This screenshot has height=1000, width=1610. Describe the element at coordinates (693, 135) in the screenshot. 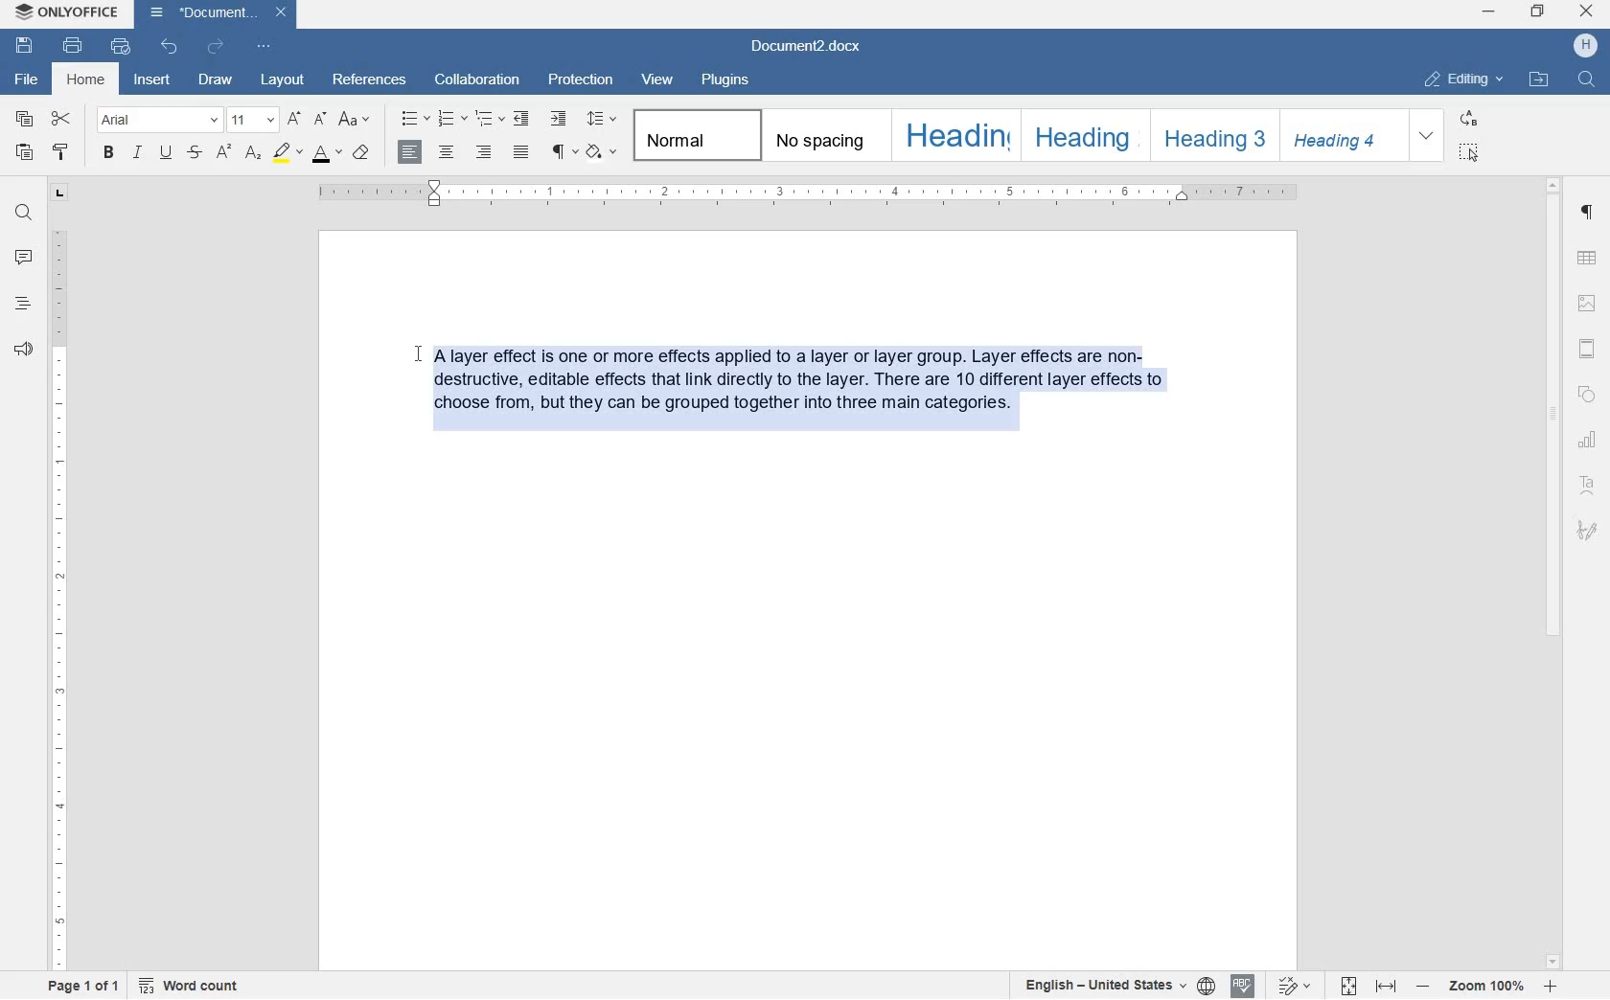

I see `normal` at that location.